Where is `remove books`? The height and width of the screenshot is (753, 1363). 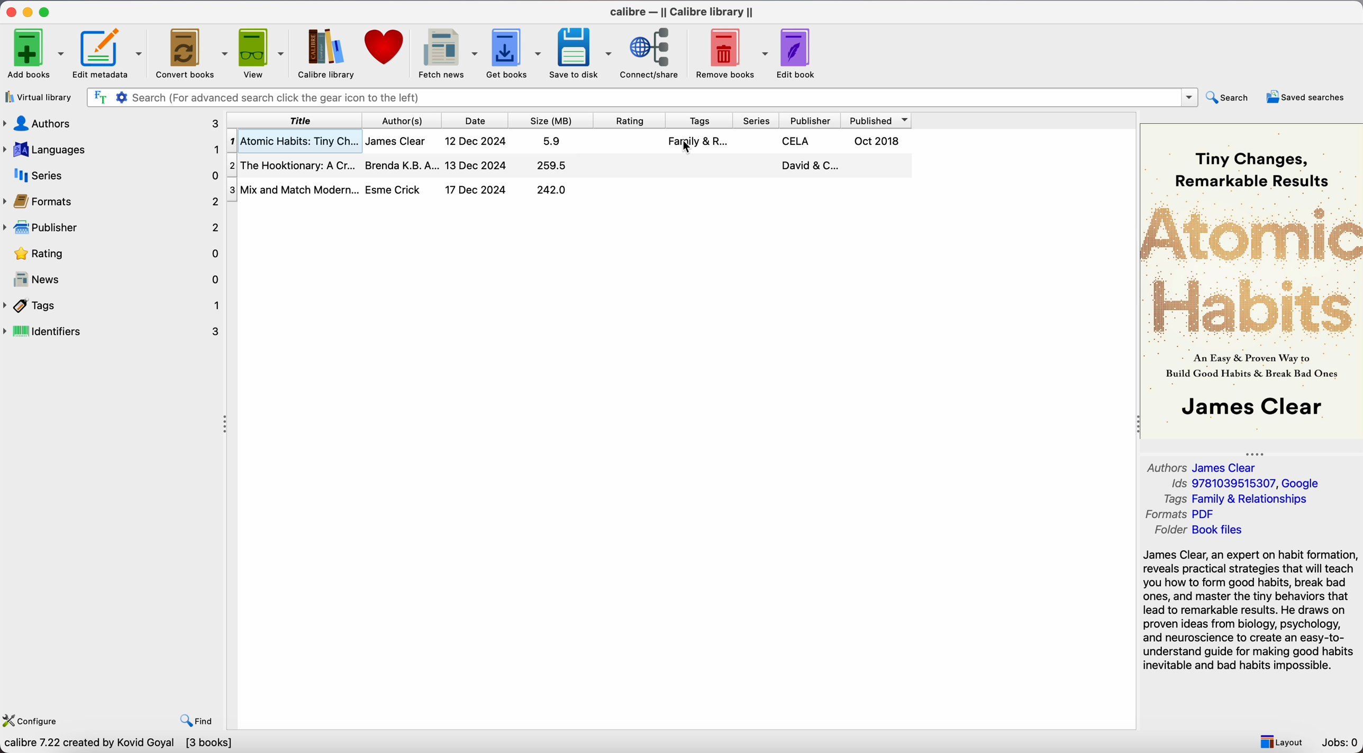
remove books is located at coordinates (728, 52).